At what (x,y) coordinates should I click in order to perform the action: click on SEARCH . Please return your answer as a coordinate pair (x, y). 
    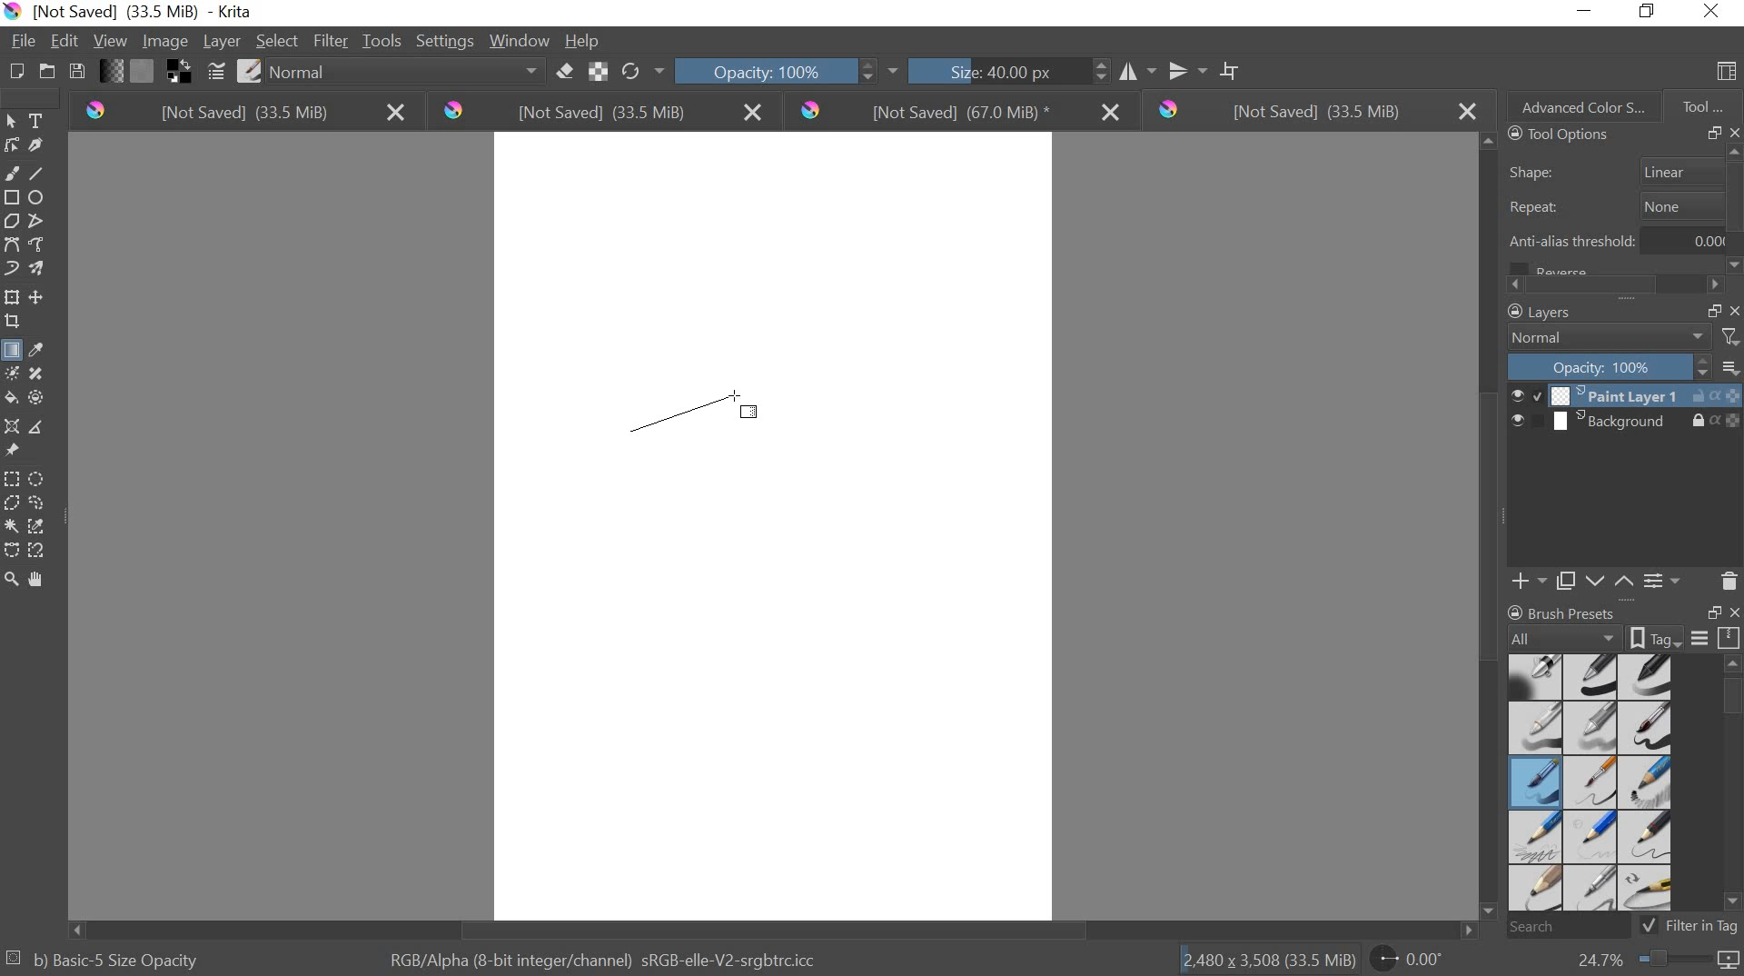
    Looking at the image, I should click on (1575, 927).